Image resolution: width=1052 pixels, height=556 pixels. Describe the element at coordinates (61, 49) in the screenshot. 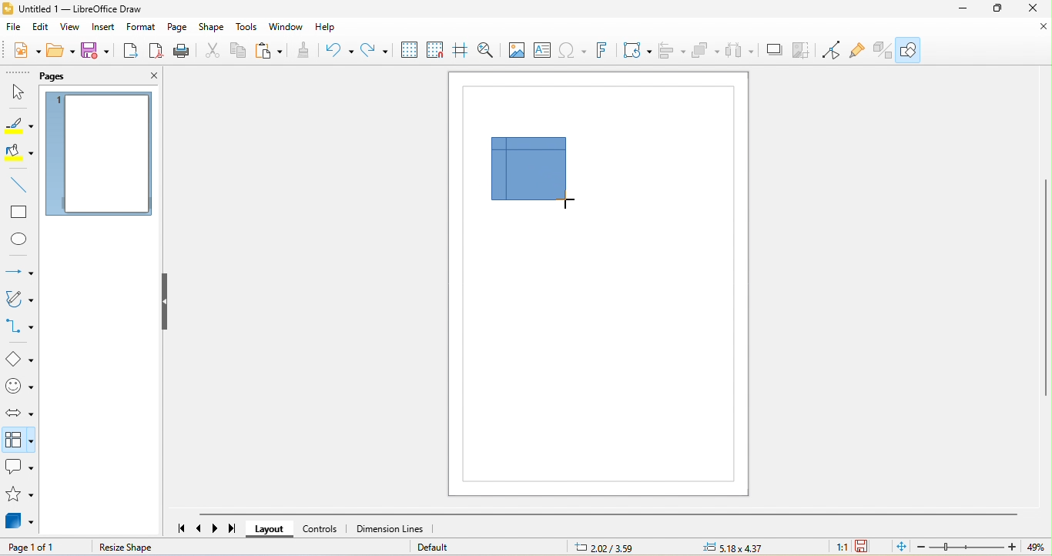

I see `open` at that location.